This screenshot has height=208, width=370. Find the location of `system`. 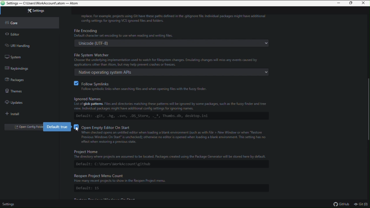

system is located at coordinates (19, 57).